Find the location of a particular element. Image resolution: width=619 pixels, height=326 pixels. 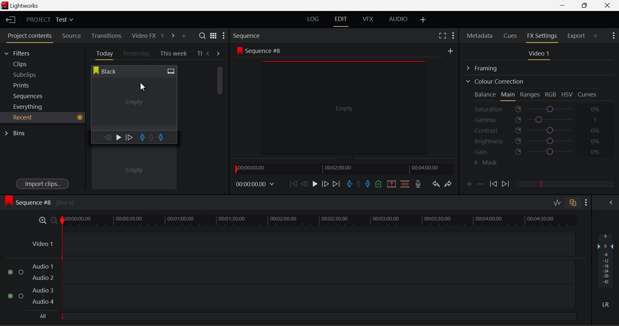

Minimize is located at coordinates (586, 5).